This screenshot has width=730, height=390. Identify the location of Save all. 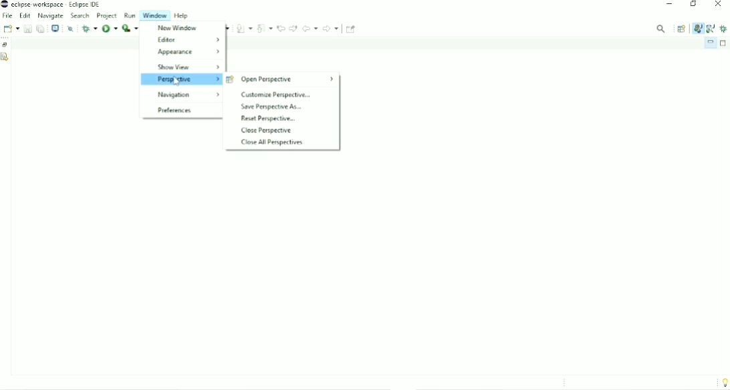
(40, 28).